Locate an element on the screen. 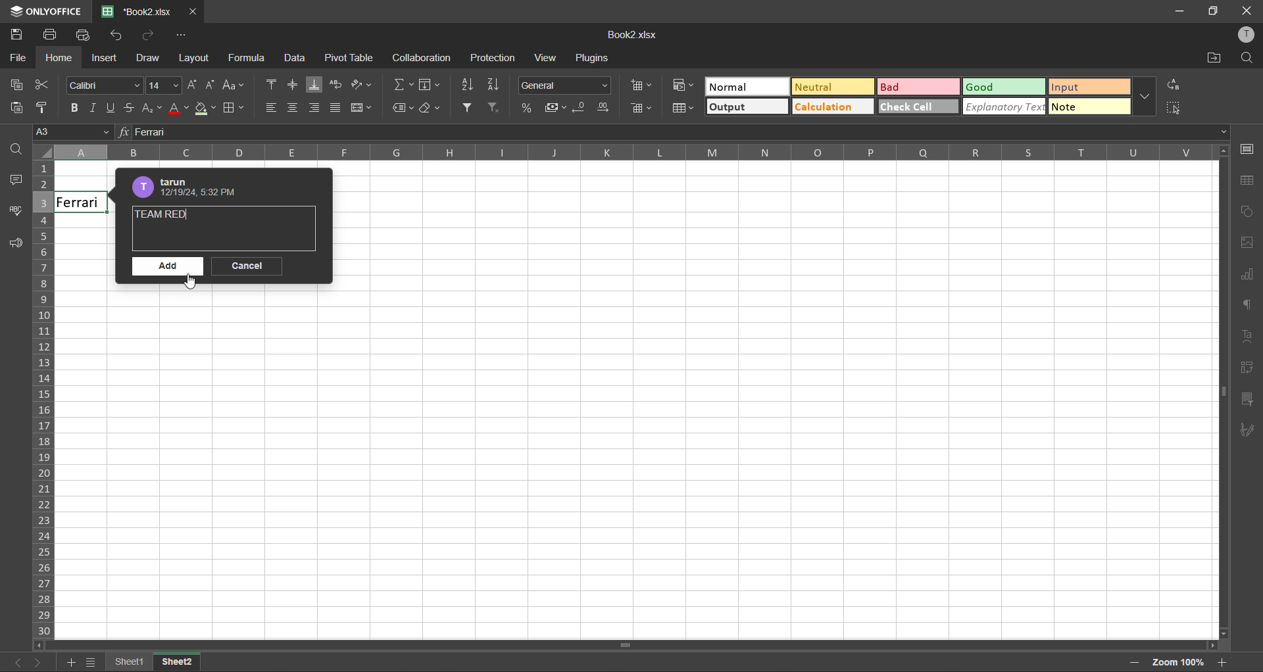 This screenshot has height=672, width=1263. clear is located at coordinates (431, 108).